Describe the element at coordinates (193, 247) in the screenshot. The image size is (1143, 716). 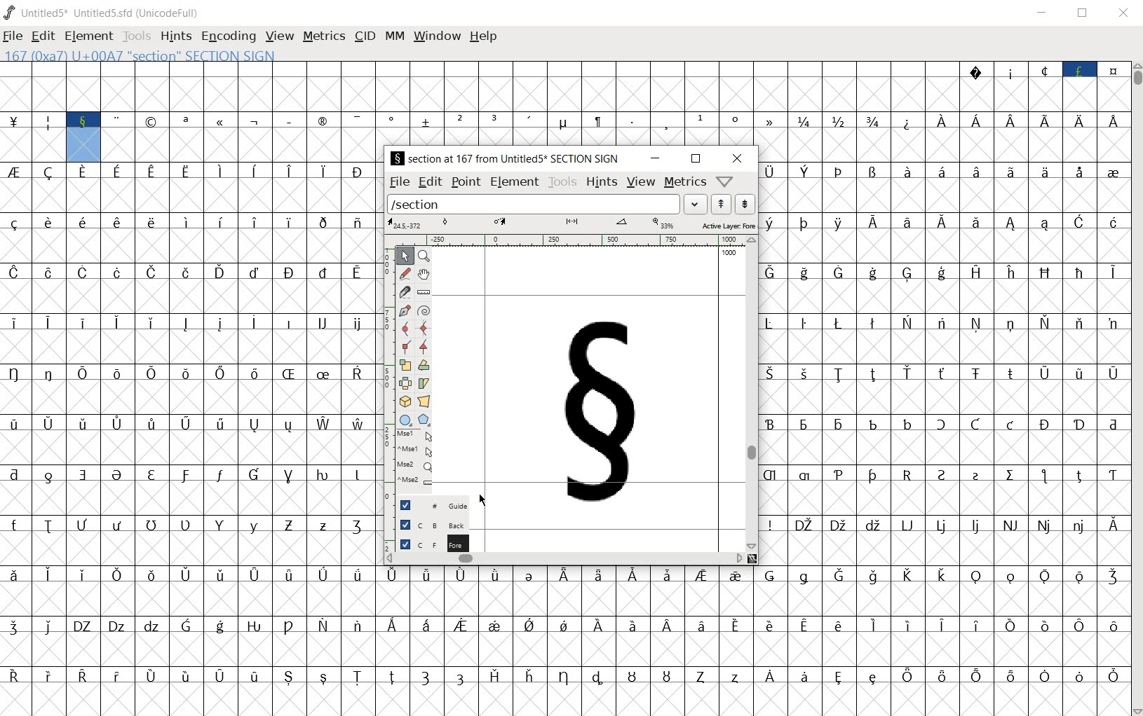
I see `empty cells` at that location.